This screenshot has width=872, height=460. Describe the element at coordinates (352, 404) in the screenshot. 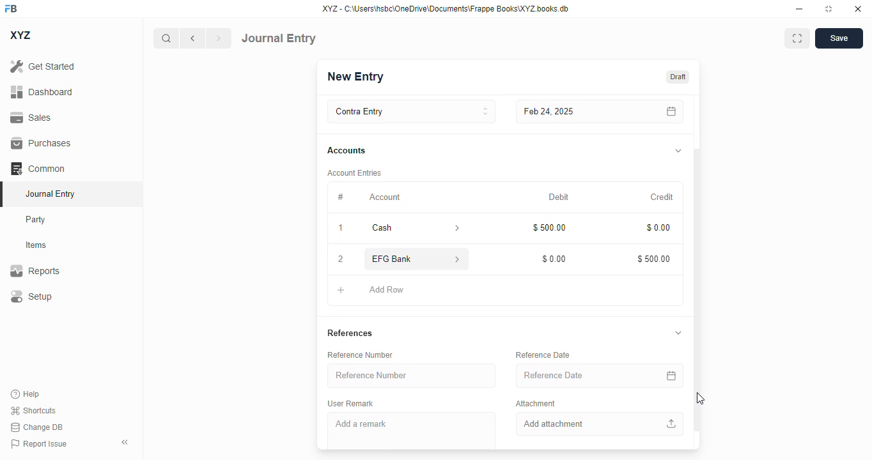

I see `user remark` at that location.